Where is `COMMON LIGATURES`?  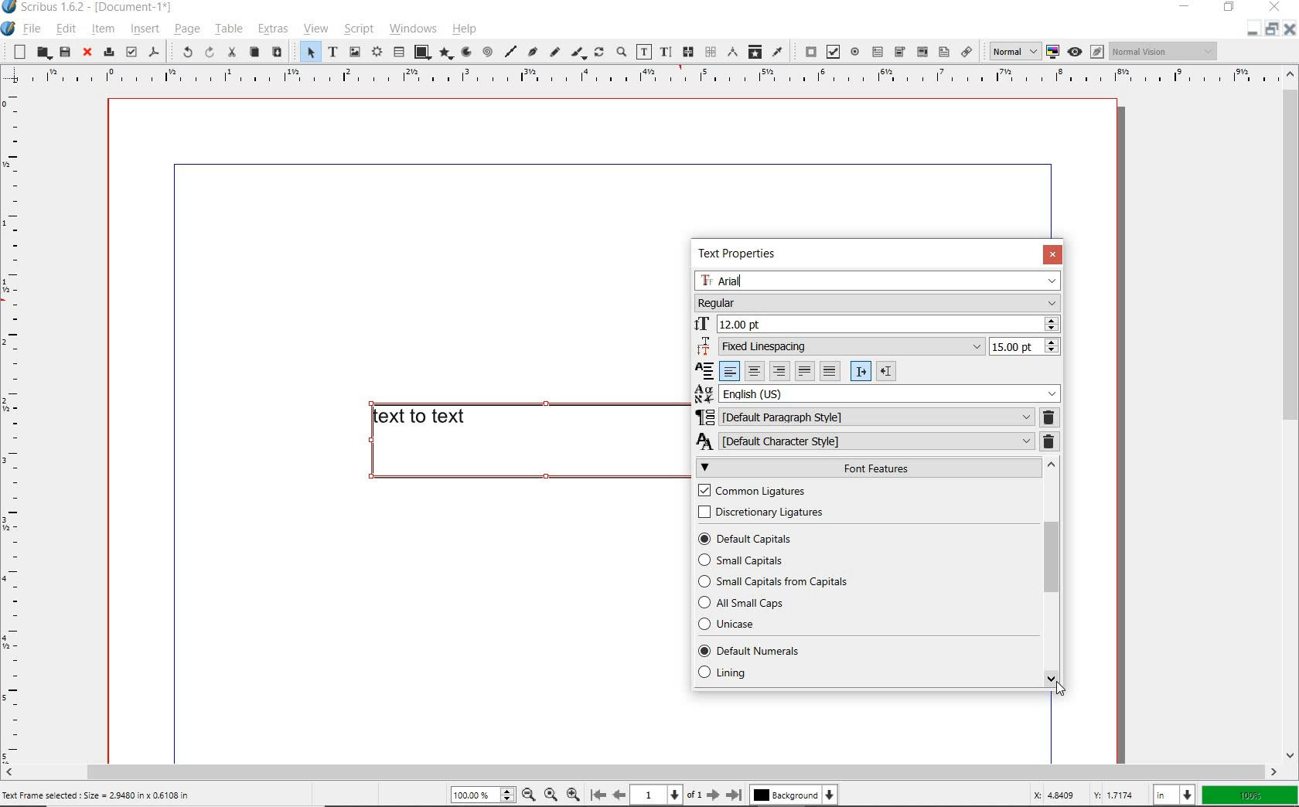
COMMON LIGATURES is located at coordinates (759, 491).